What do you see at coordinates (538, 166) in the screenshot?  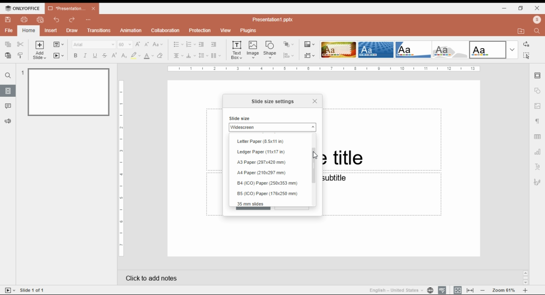 I see `text art settings` at bounding box center [538, 166].